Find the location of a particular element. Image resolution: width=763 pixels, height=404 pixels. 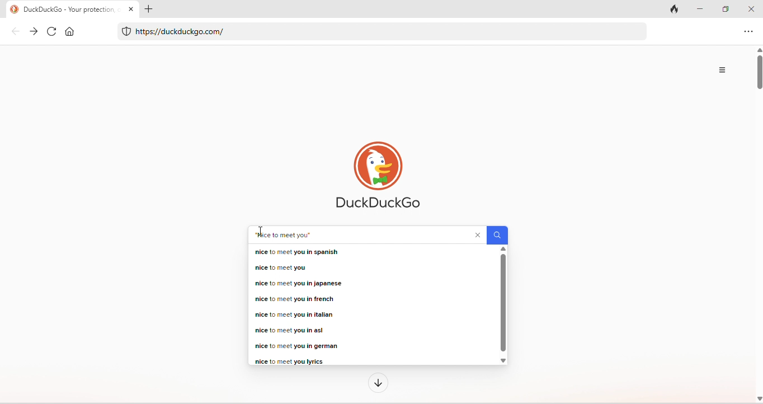

vertical scroll bar is located at coordinates (503, 306).